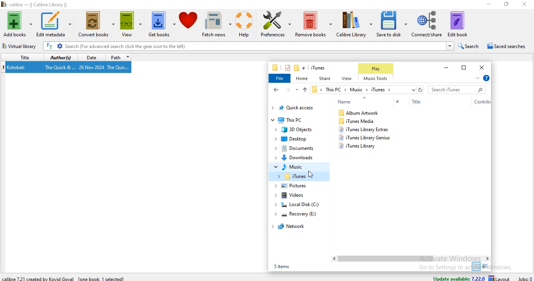  What do you see at coordinates (244, 24) in the screenshot?
I see `help` at bounding box center [244, 24].